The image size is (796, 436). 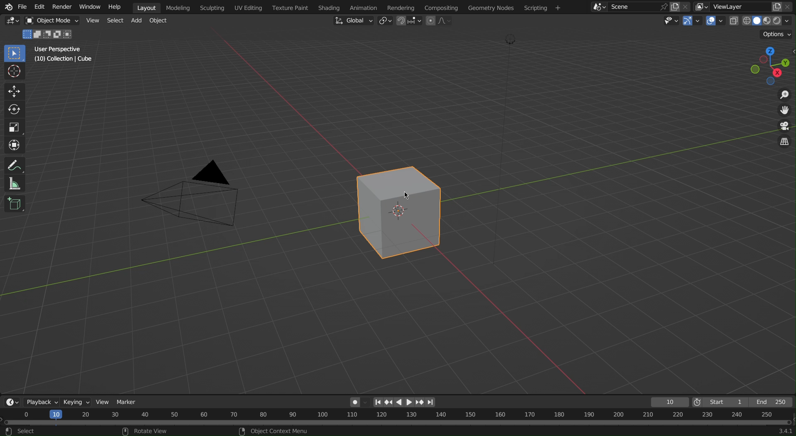 I want to click on Scale, so click(x=15, y=125).